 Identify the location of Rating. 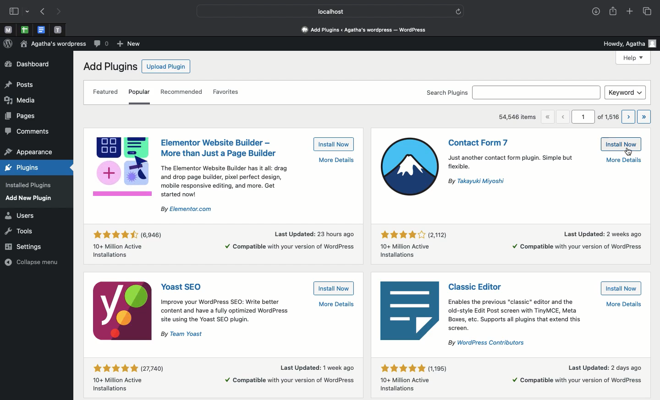
(412, 378).